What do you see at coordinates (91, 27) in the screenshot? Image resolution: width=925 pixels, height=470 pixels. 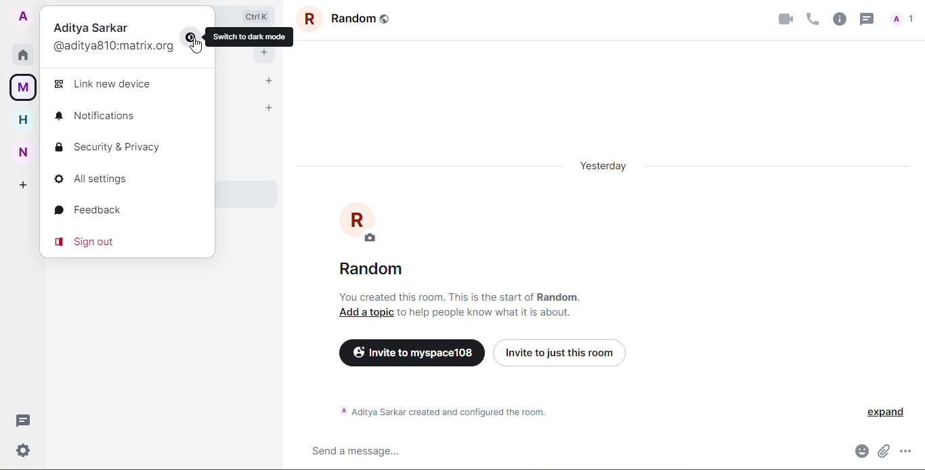 I see `profile` at bounding box center [91, 27].